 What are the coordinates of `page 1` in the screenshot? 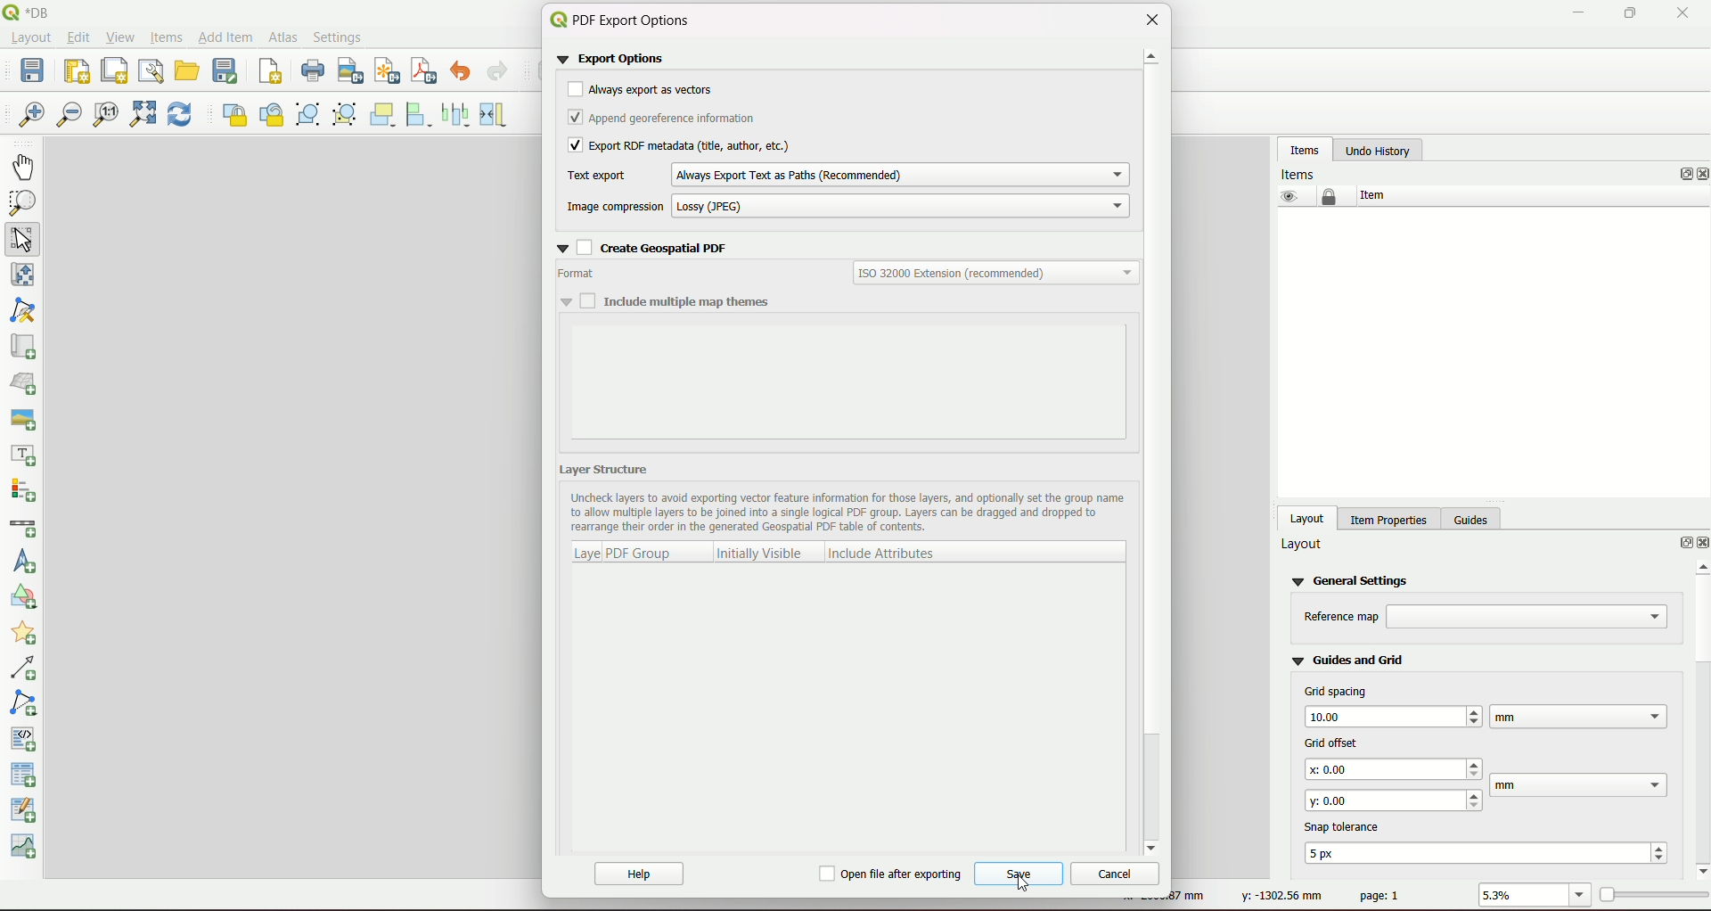 It's located at (1380, 895).